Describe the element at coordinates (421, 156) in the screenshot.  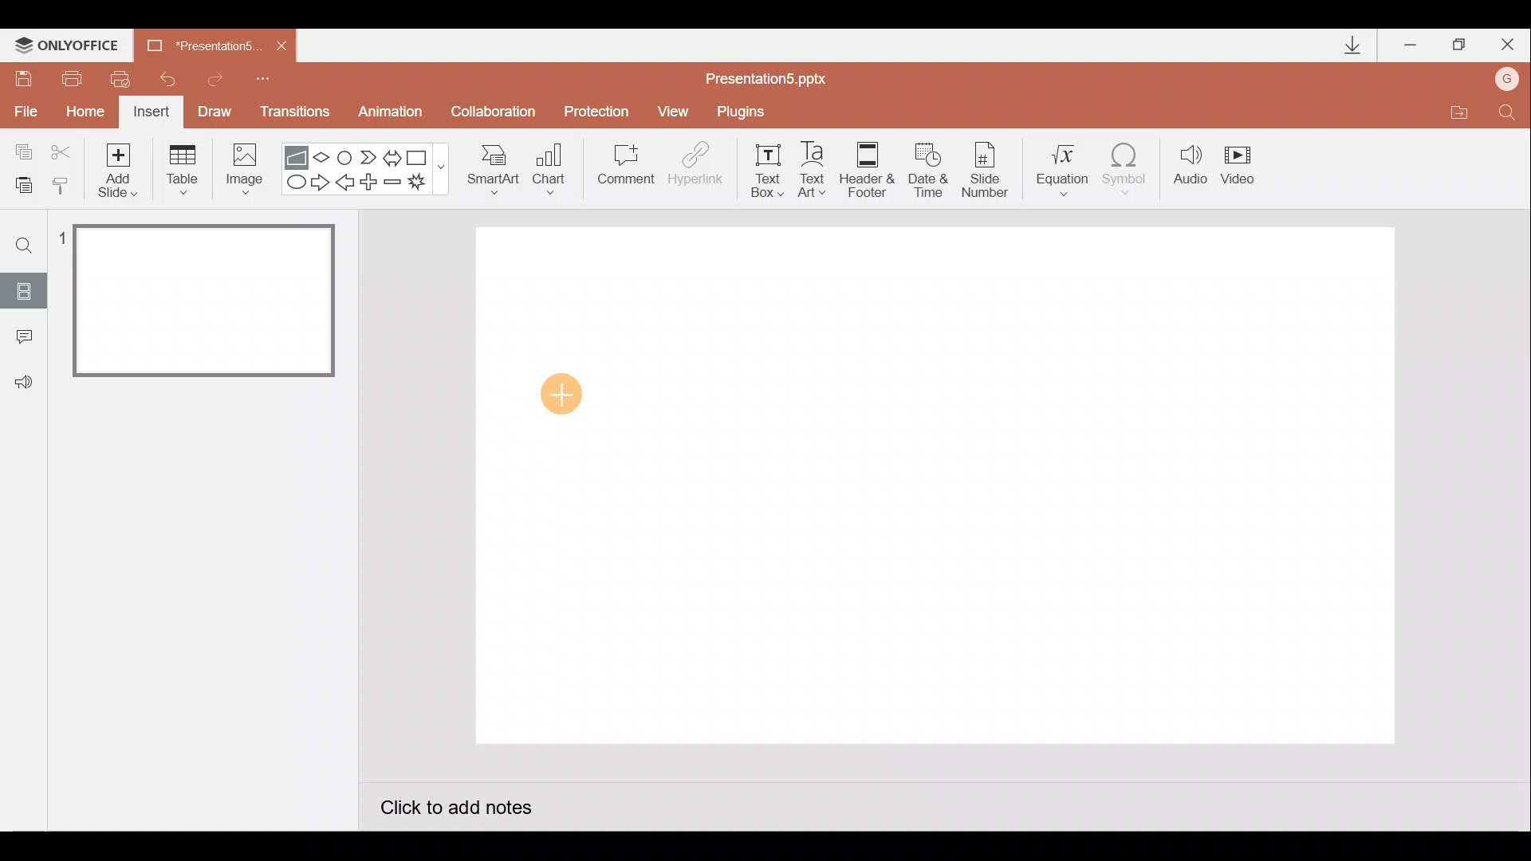
I see `Rectangle` at that location.